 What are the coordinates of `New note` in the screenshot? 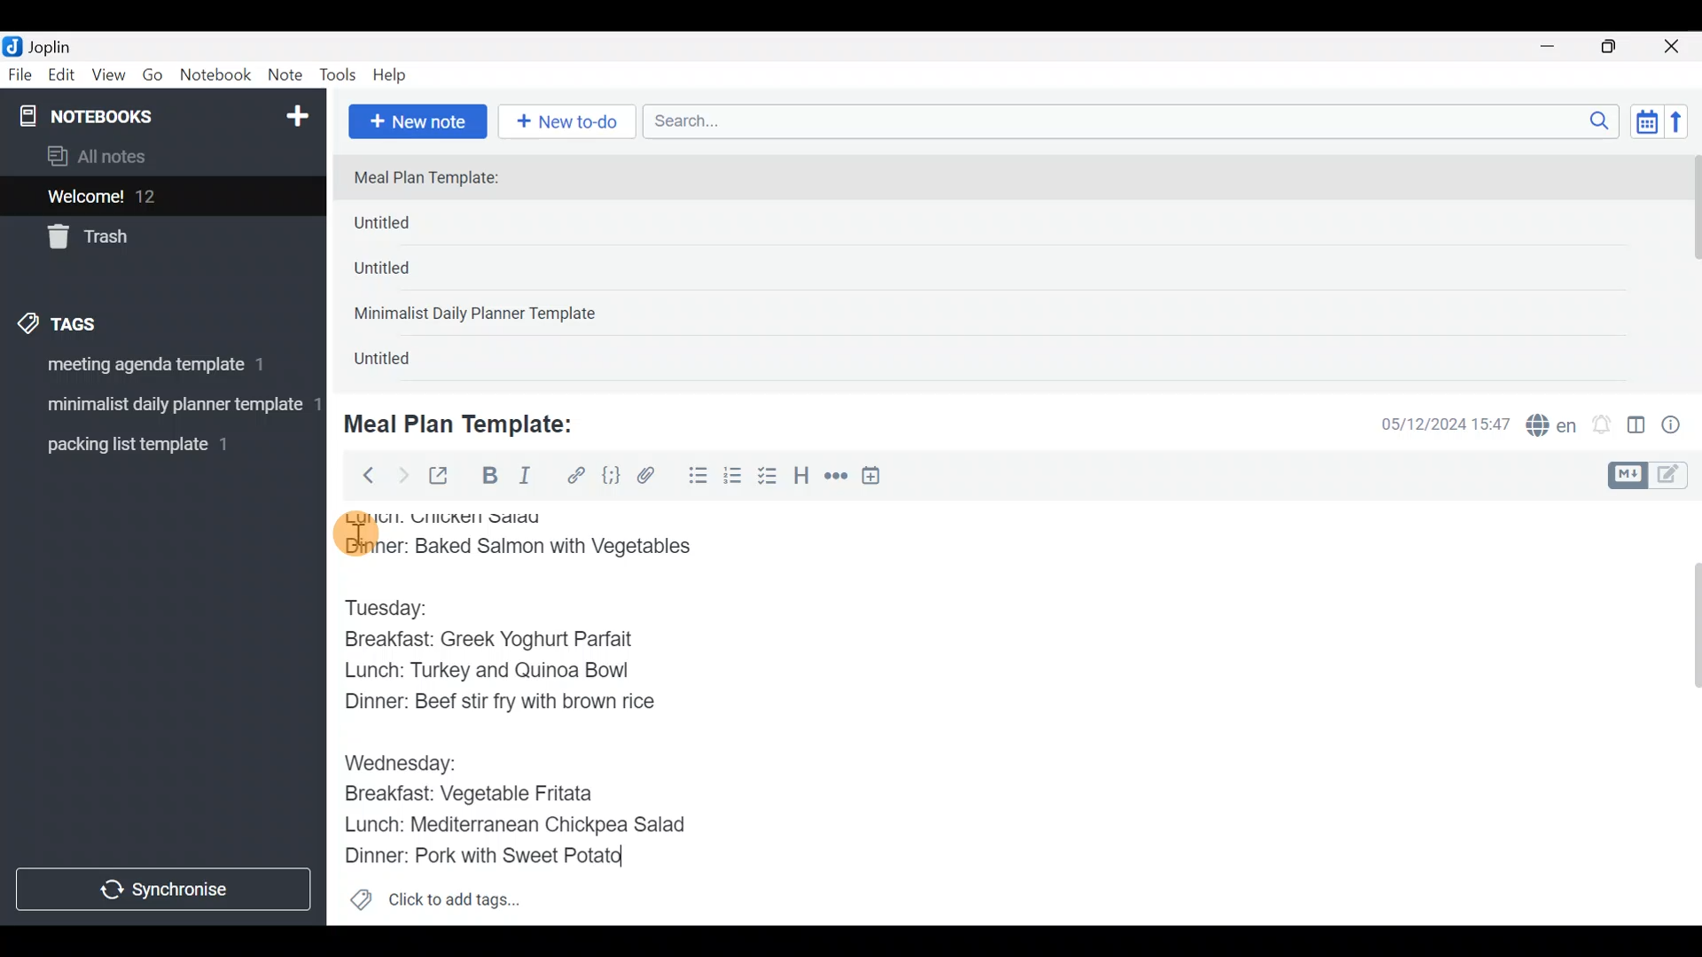 It's located at (416, 120).